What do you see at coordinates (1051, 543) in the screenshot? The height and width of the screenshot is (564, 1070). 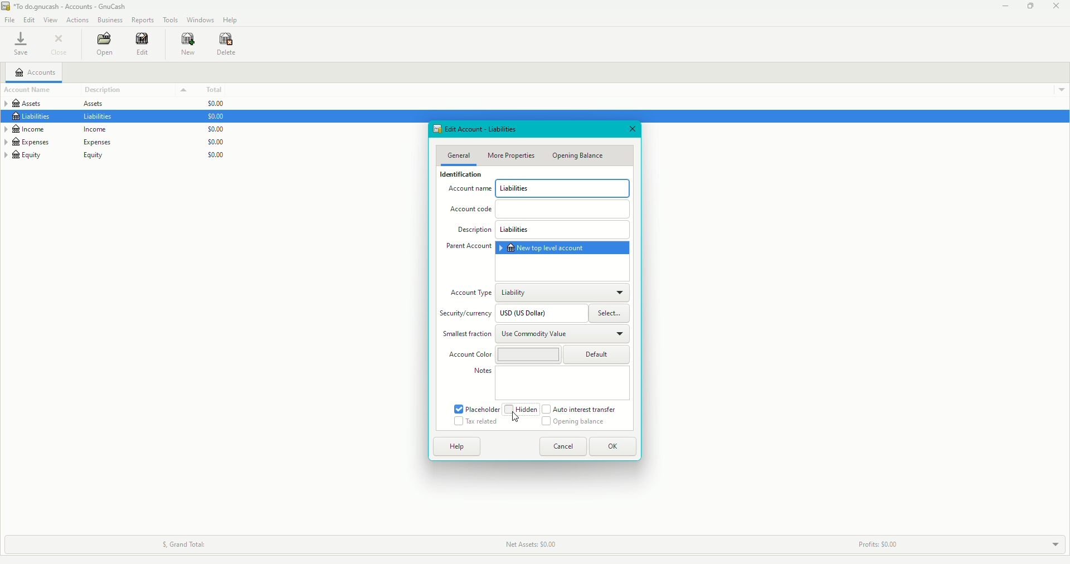 I see `Drop down` at bounding box center [1051, 543].